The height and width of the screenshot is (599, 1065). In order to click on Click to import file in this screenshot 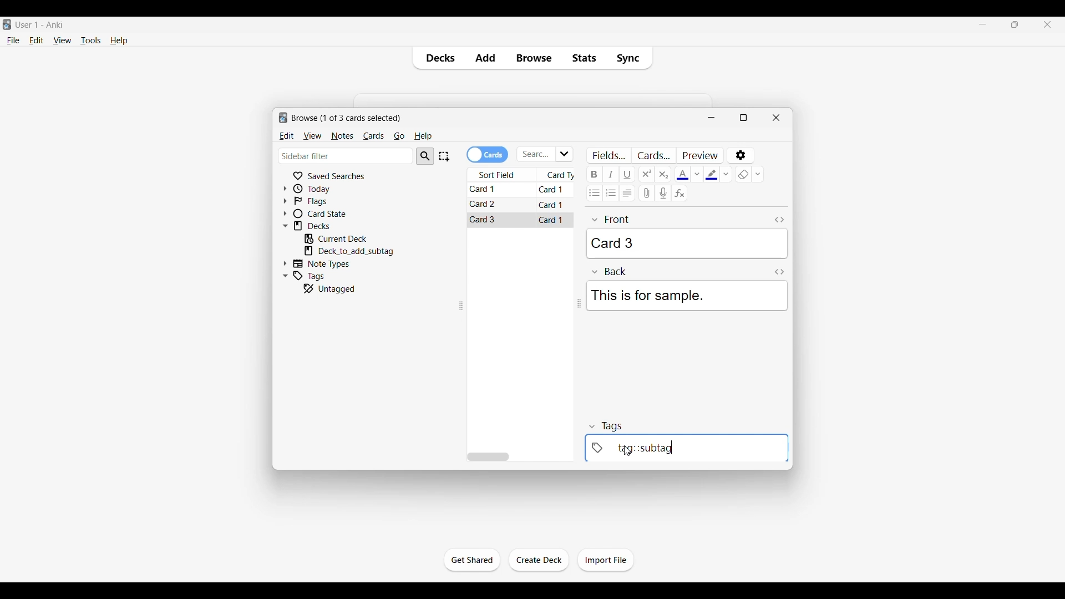, I will do `click(606, 560)`.